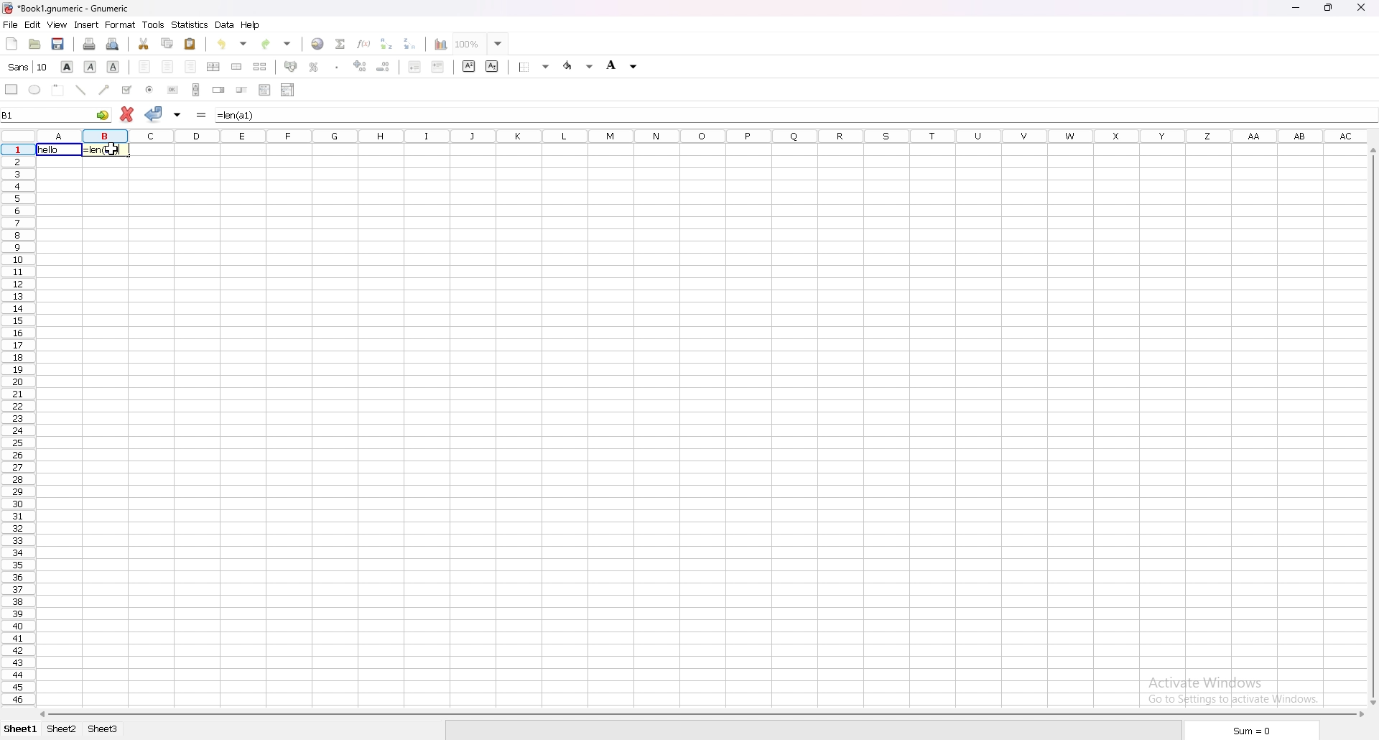 Image resolution: width=1379 pixels, height=740 pixels. I want to click on arrow object, so click(104, 89).